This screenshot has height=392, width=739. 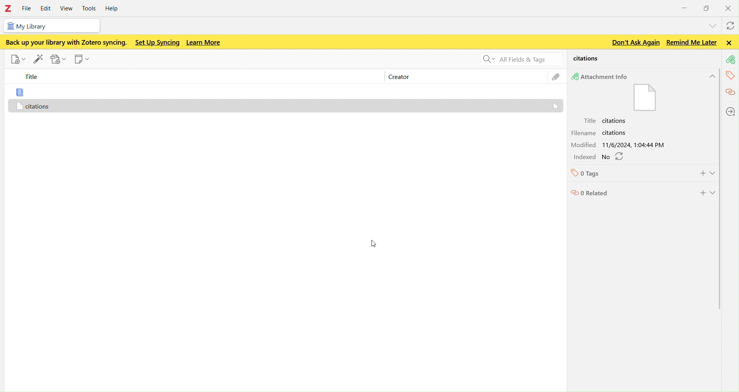 I want to click on 0 Tags, so click(x=587, y=174).